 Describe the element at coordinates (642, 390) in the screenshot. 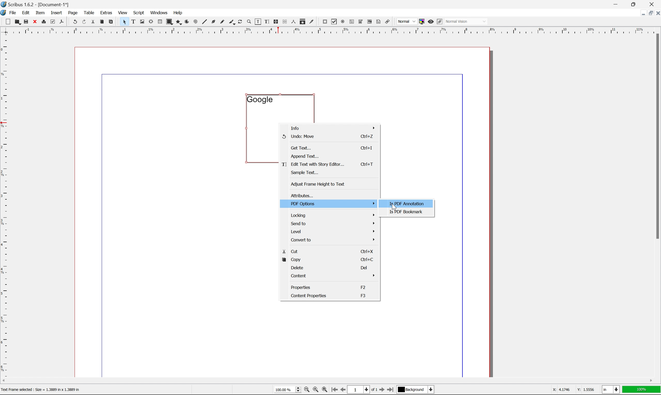

I see `100%` at that location.